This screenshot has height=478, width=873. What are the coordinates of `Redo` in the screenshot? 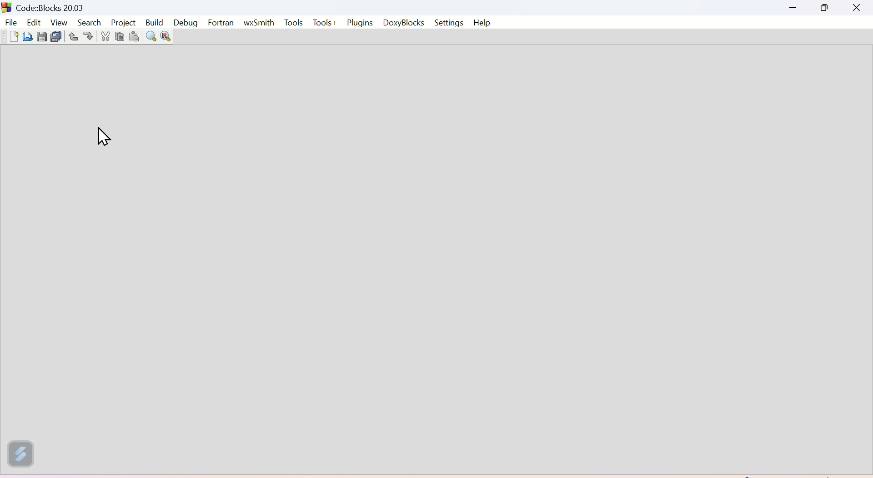 It's located at (88, 36).